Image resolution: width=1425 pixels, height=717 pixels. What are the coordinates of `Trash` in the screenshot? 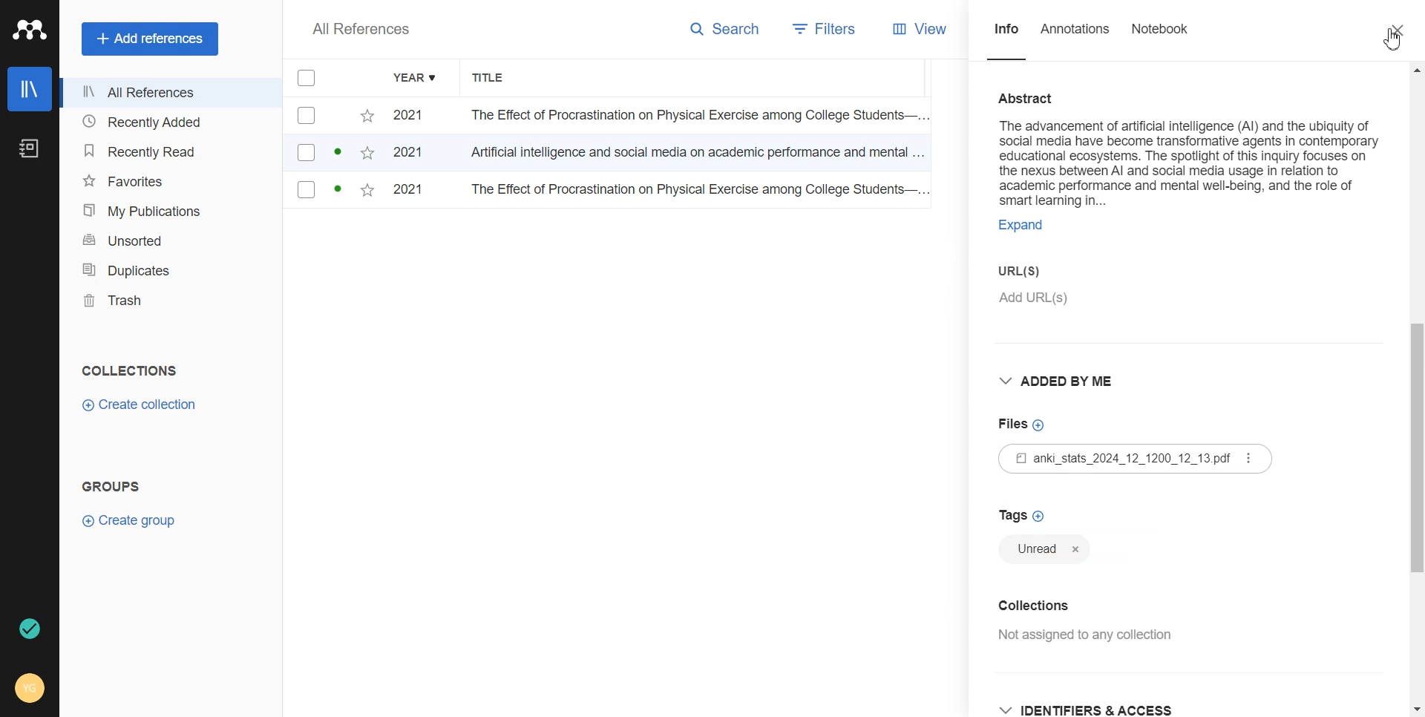 It's located at (170, 301).